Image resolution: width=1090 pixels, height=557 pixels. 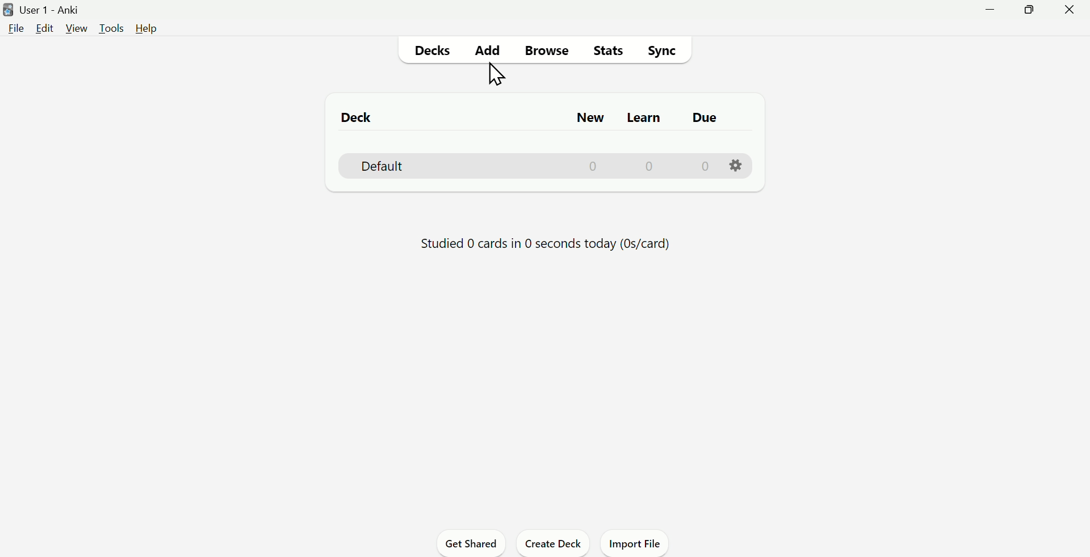 I want to click on Decks, so click(x=431, y=51).